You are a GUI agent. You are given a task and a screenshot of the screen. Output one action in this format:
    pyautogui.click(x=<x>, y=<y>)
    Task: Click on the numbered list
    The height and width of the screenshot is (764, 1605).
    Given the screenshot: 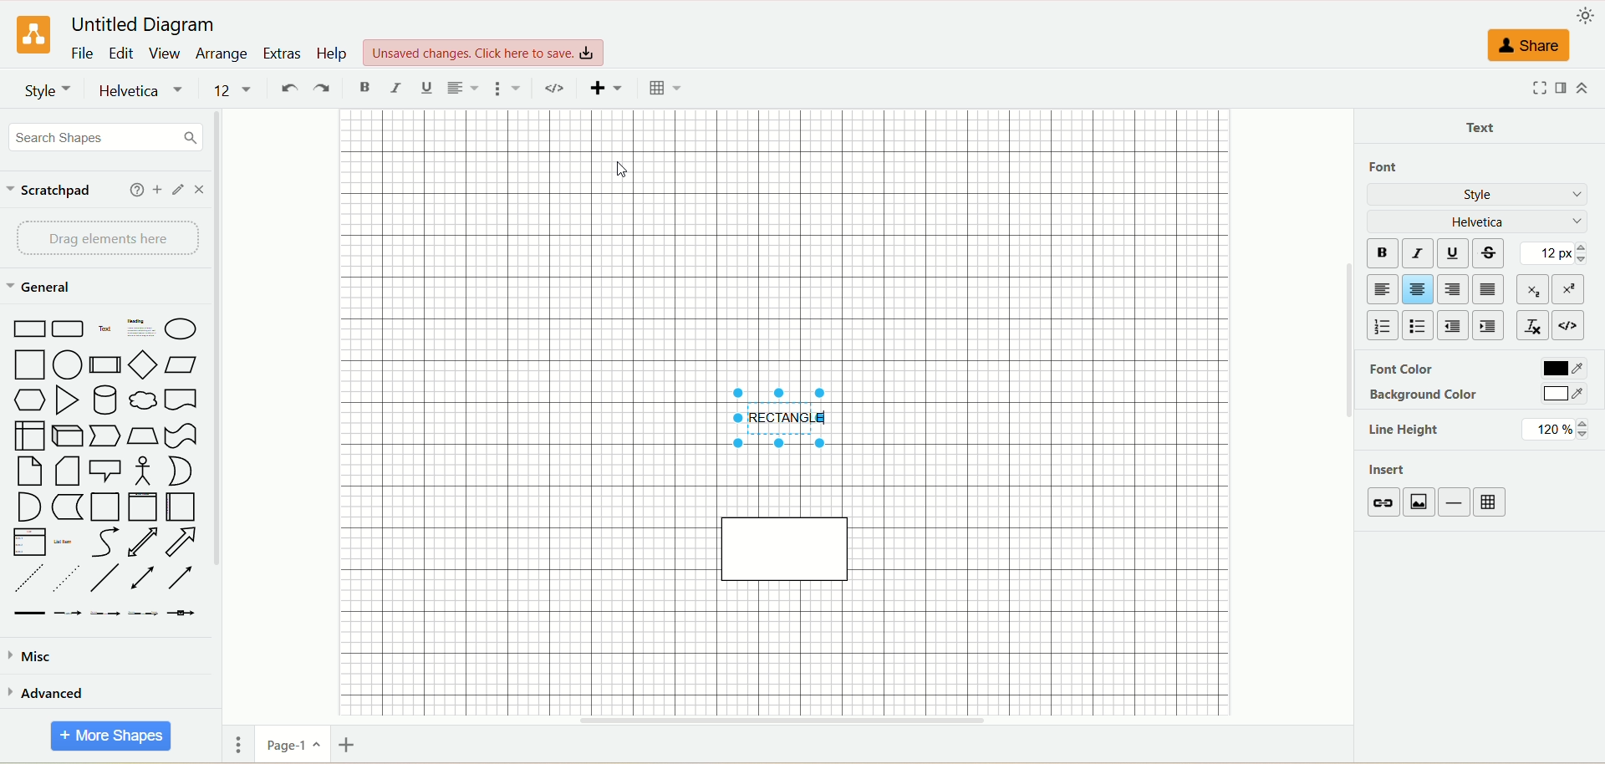 What is the action you would take?
    pyautogui.click(x=1378, y=323)
    